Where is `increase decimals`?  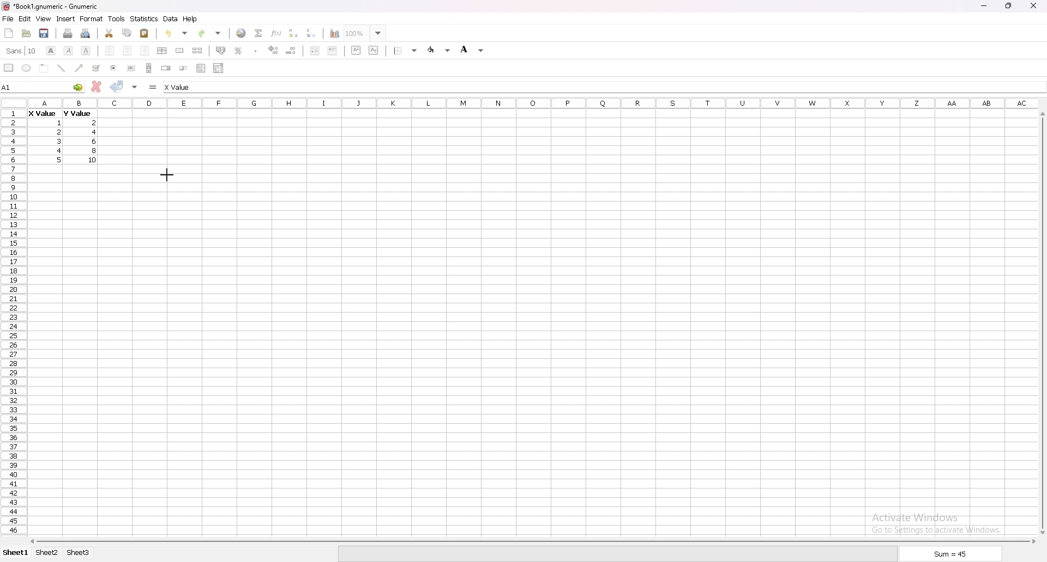 increase decimals is located at coordinates (274, 50).